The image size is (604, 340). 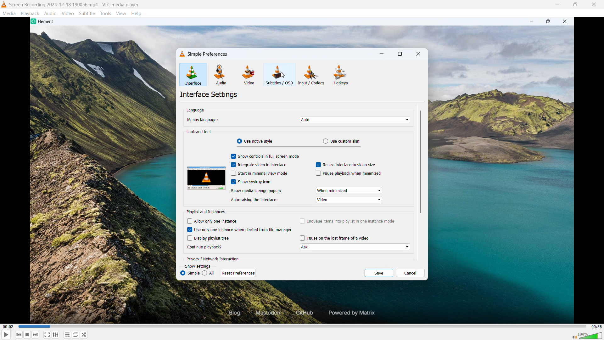 What do you see at coordinates (349, 191) in the screenshot?
I see `select when to show media change popup` at bounding box center [349, 191].